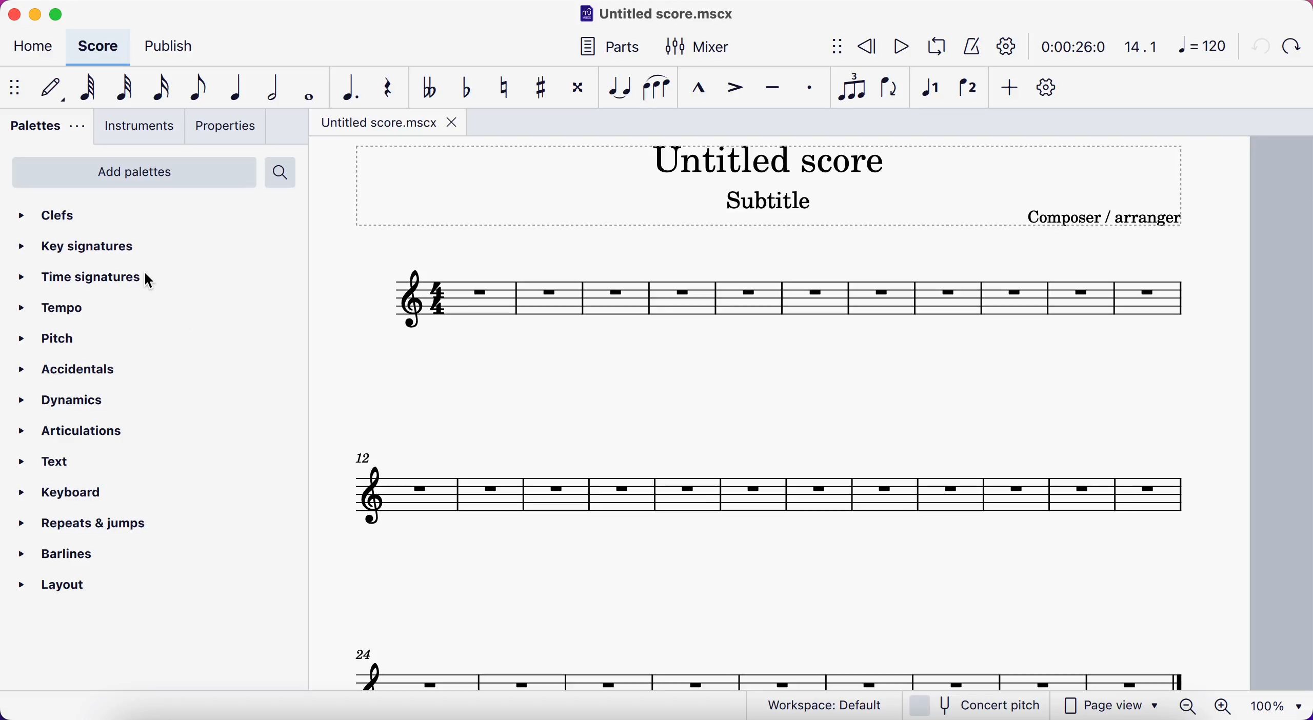  I want to click on voice 2, so click(966, 87).